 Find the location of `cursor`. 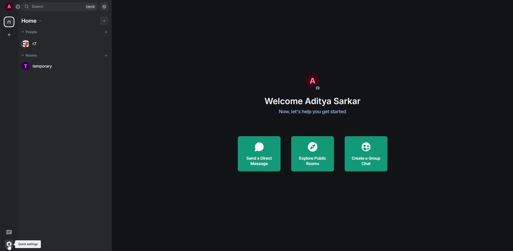

cursor is located at coordinates (9, 247).